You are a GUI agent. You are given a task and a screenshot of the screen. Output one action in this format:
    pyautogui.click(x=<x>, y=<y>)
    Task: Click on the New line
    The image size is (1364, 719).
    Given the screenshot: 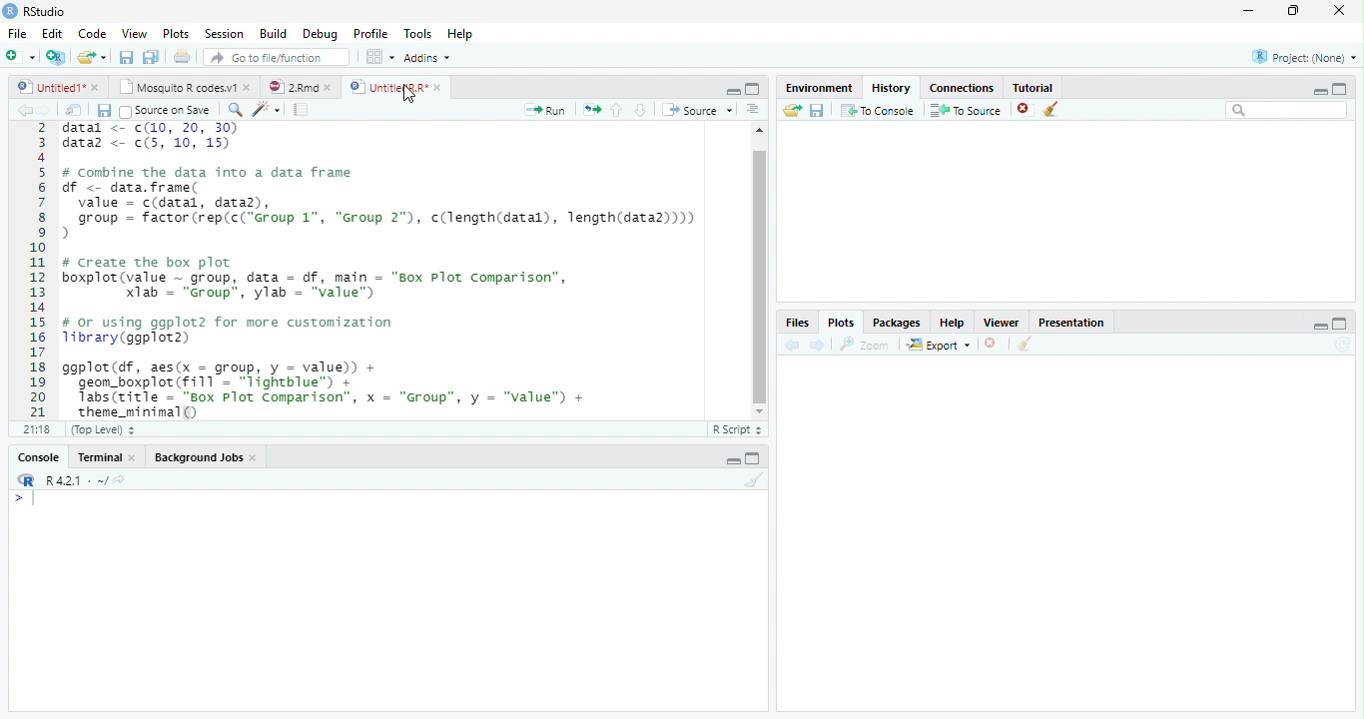 What is the action you would take?
    pyautogui.click(x=24, y=499)
    